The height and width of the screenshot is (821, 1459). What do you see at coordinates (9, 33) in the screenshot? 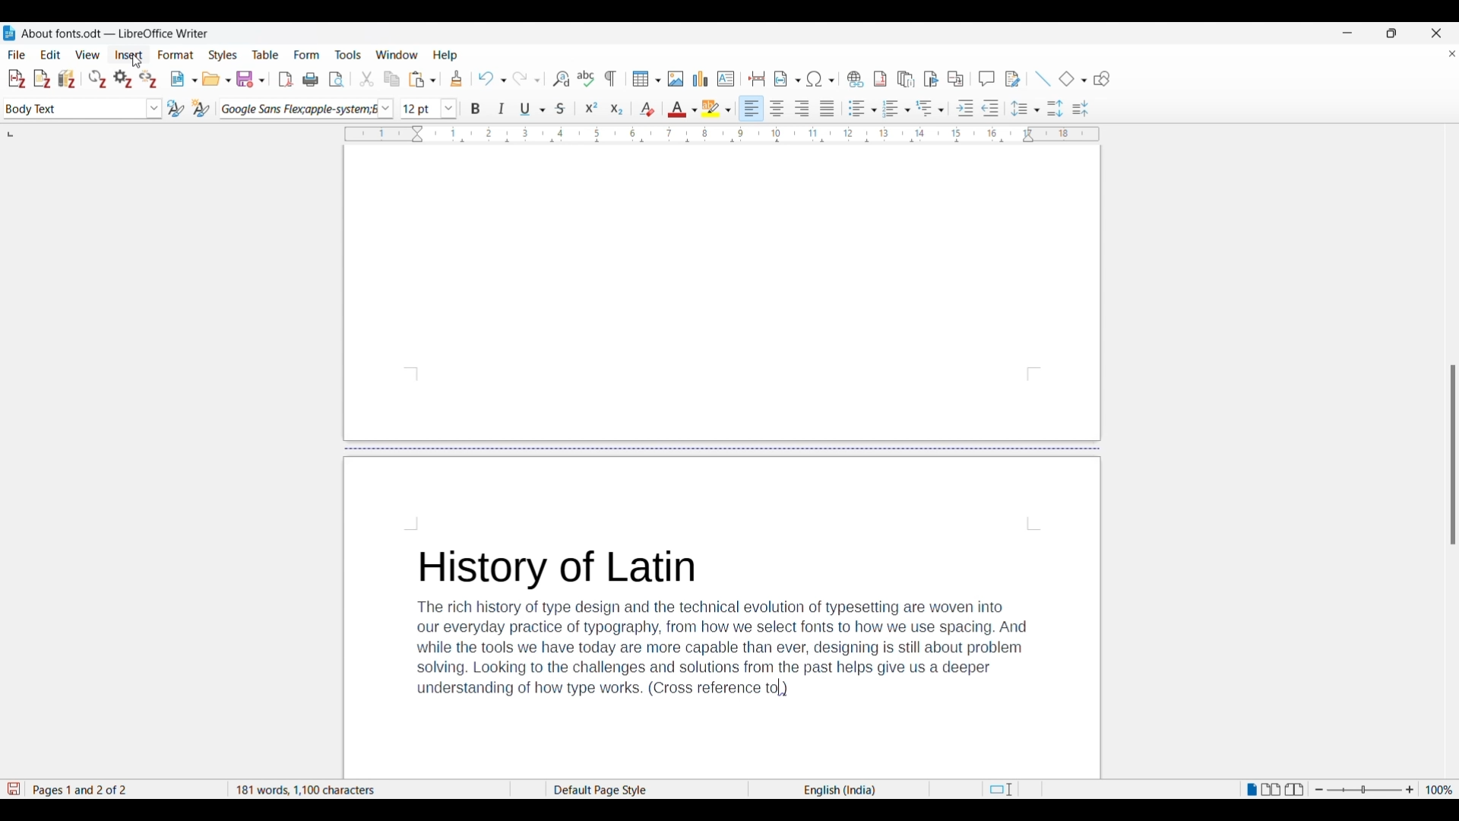
I see `LibreOffice Writer logo` at bounding box center [9, 33].